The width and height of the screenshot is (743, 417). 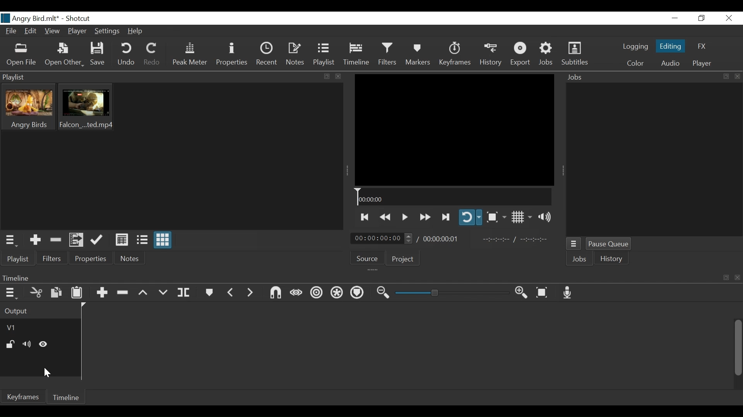 I want to click on , so click(x=670, y=64).